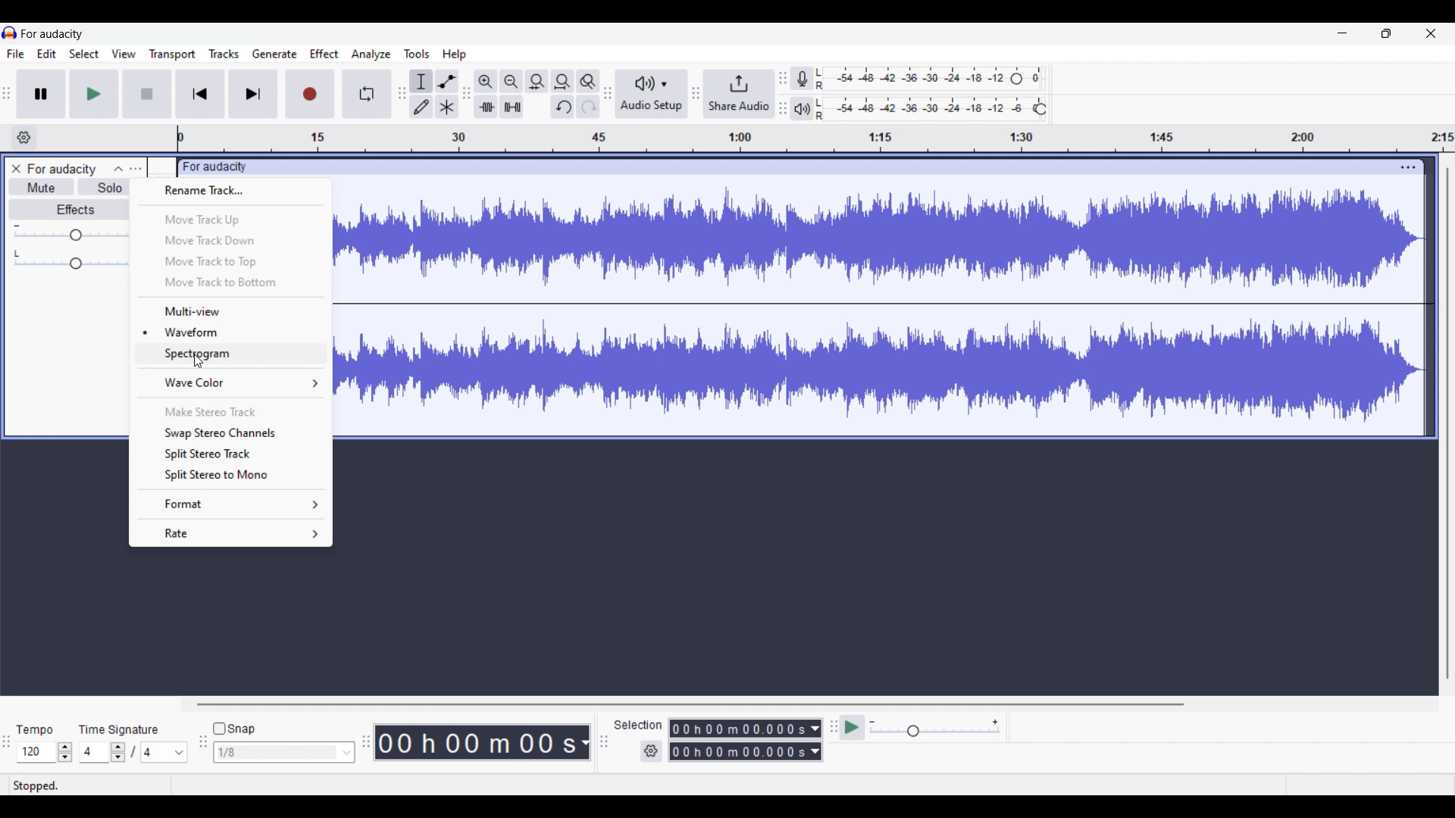 This screenshot has width=1455, height=818. What do you see at coordinates (1432, 33) in the screenshot?
I see `Close interface` at bounding box center [1432, 33].